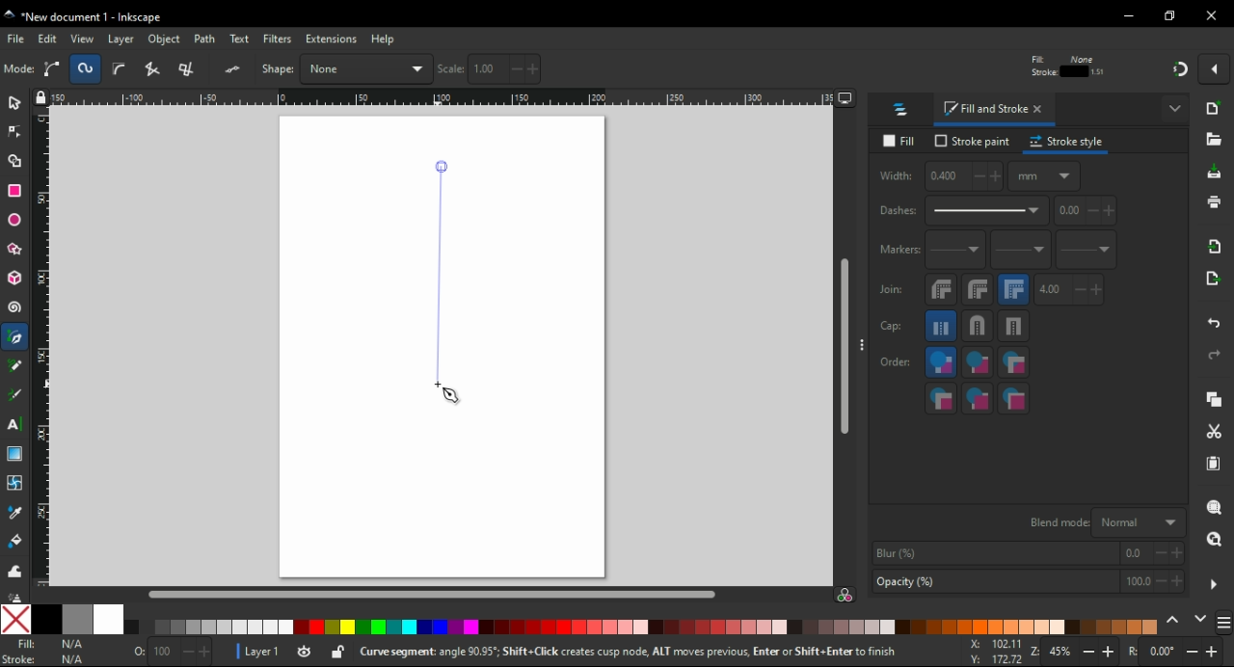  Describe the element at coordinates (48, 39) in the screenshot. I see `edit` at that location.